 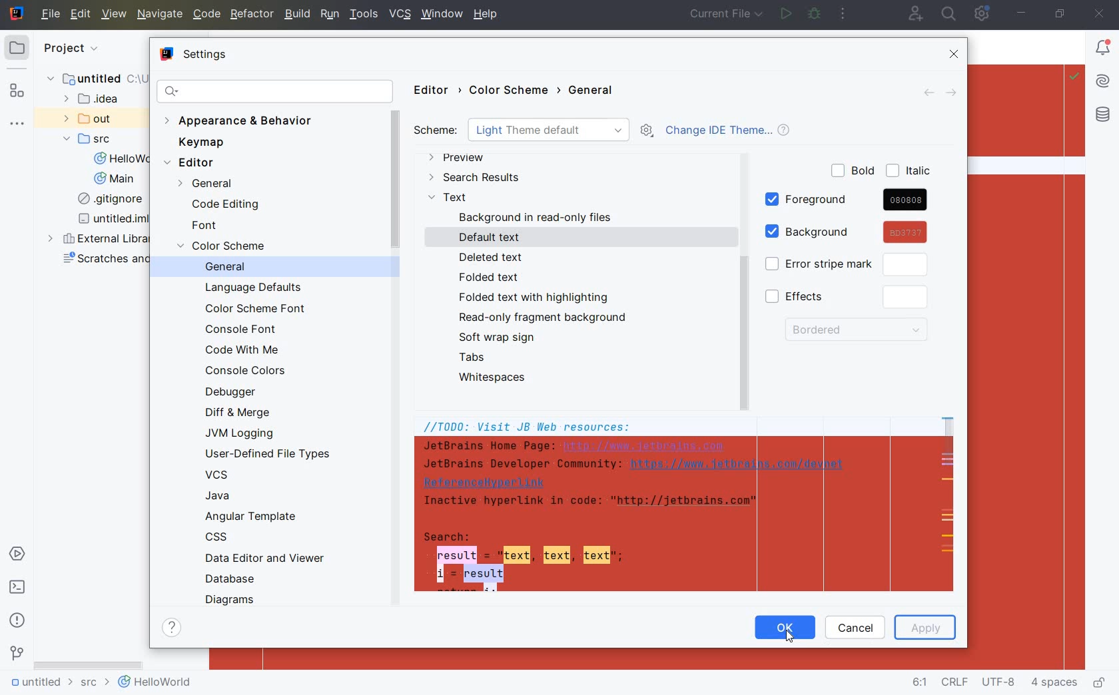 What do you see at coordinates (115, 180) in the screenshot?
I see `Main` at bounding box center [115, 180].